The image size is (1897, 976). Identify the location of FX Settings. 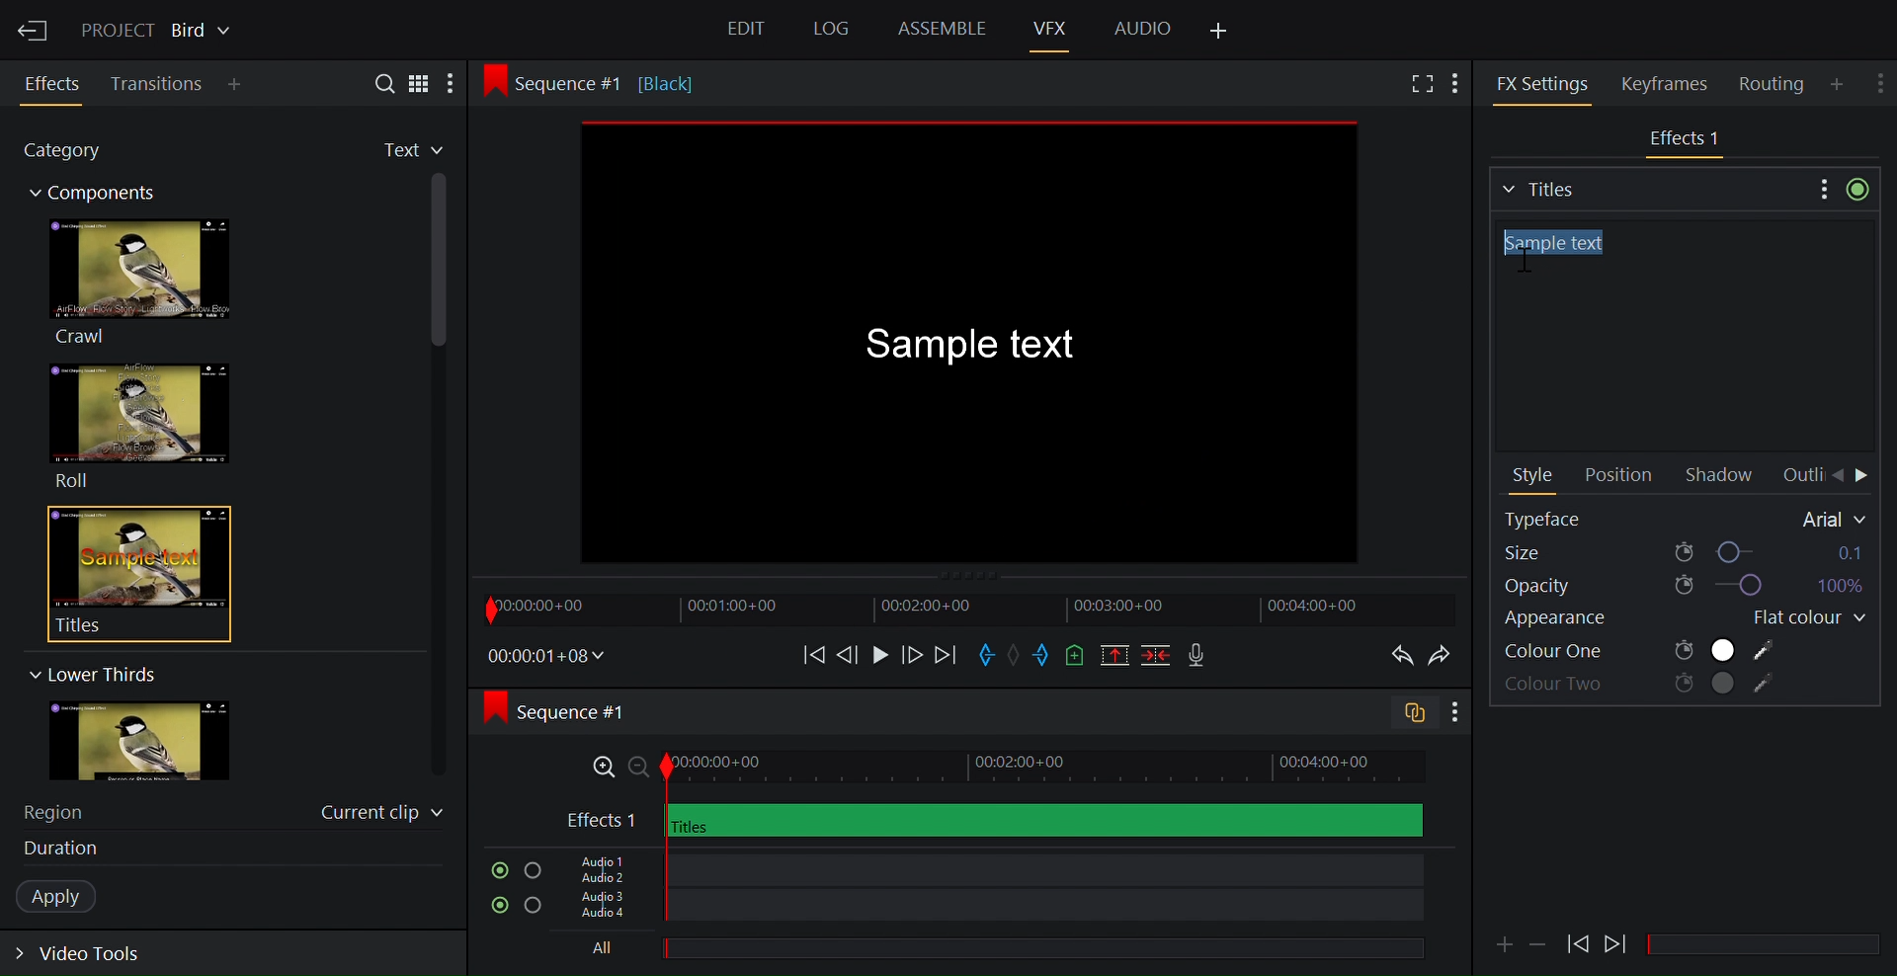
(1542, 83).